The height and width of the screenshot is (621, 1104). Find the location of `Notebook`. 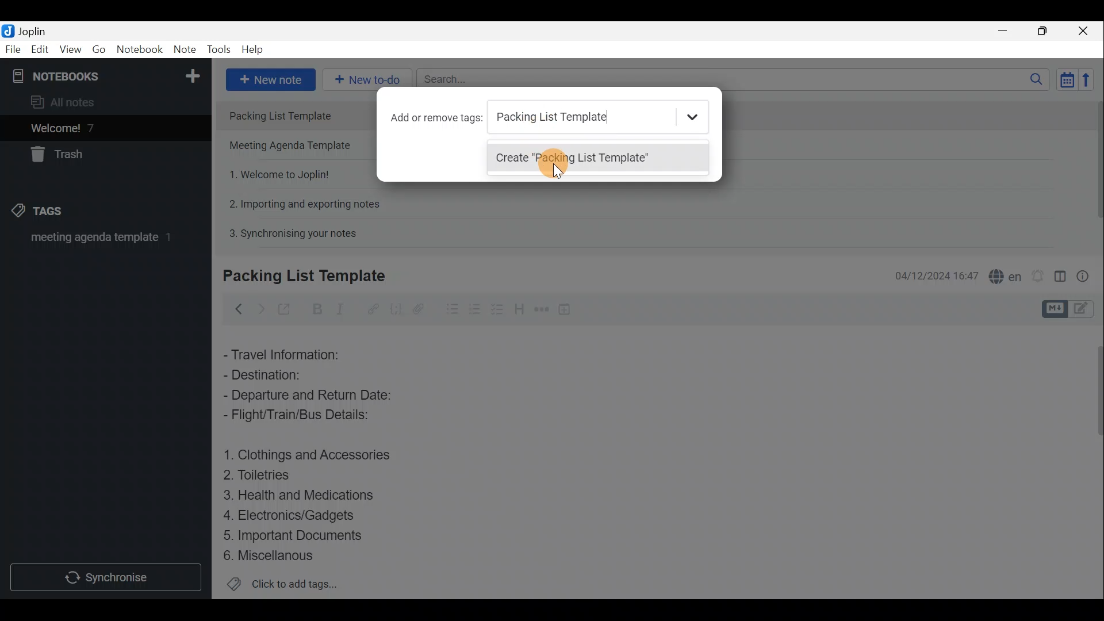

Notebook is located at coordinates (139, 51).